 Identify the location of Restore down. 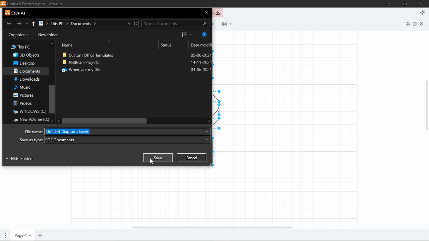
(405, 4).